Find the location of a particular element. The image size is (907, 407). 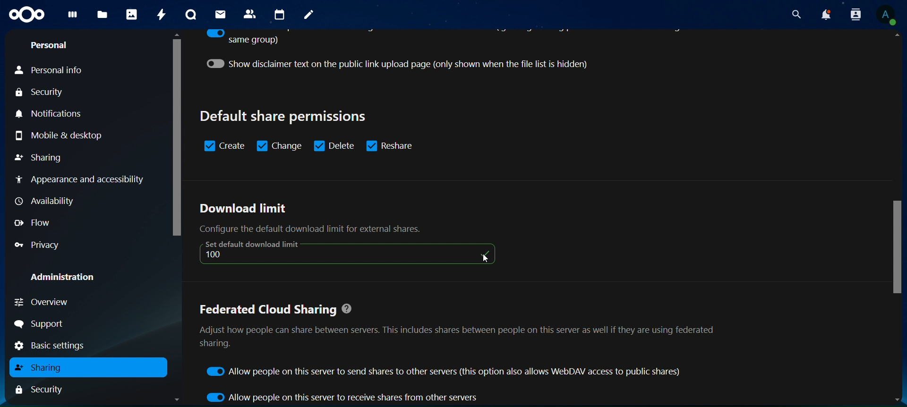

mail is located at coordinates (222, 15).